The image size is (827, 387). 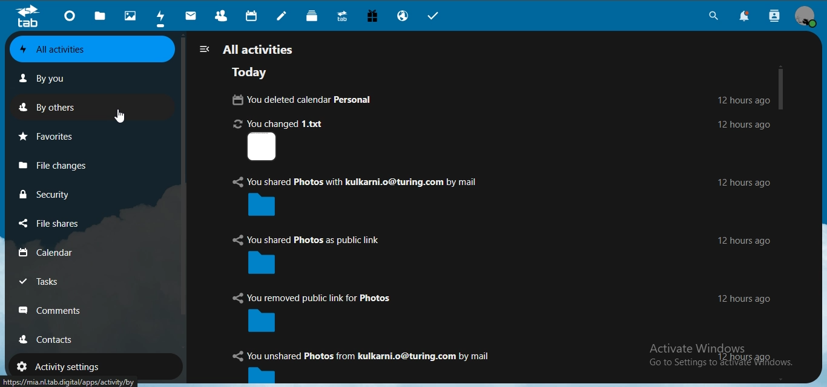 I want to click on security, so click(x=47, y=193).